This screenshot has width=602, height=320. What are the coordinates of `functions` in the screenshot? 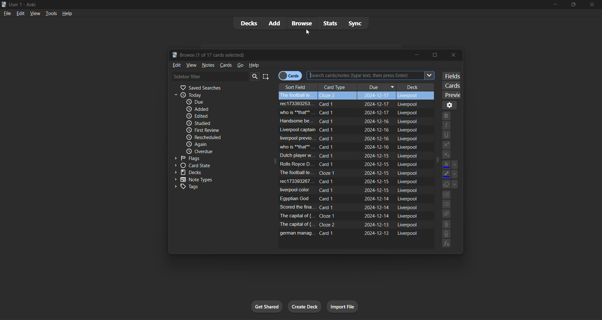 It's located at (447, 243).